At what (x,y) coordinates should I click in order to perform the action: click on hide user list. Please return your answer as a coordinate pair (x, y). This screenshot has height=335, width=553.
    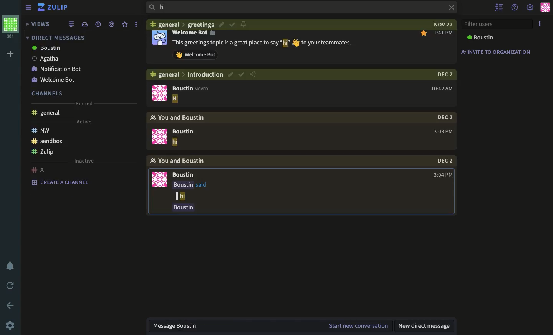
    Looking at the image, I should click on (499, 8).